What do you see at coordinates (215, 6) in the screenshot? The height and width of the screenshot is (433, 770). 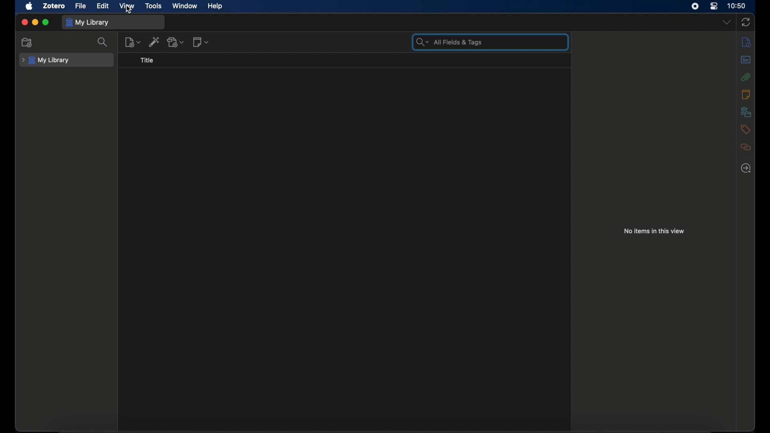 I see `help` at bounding box center [215, 6].